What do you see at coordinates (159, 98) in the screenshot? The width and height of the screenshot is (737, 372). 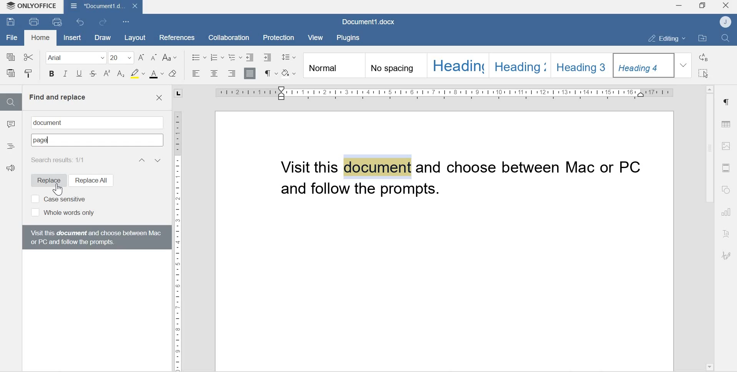 I see `Close find` at bounding box center [159, 98].